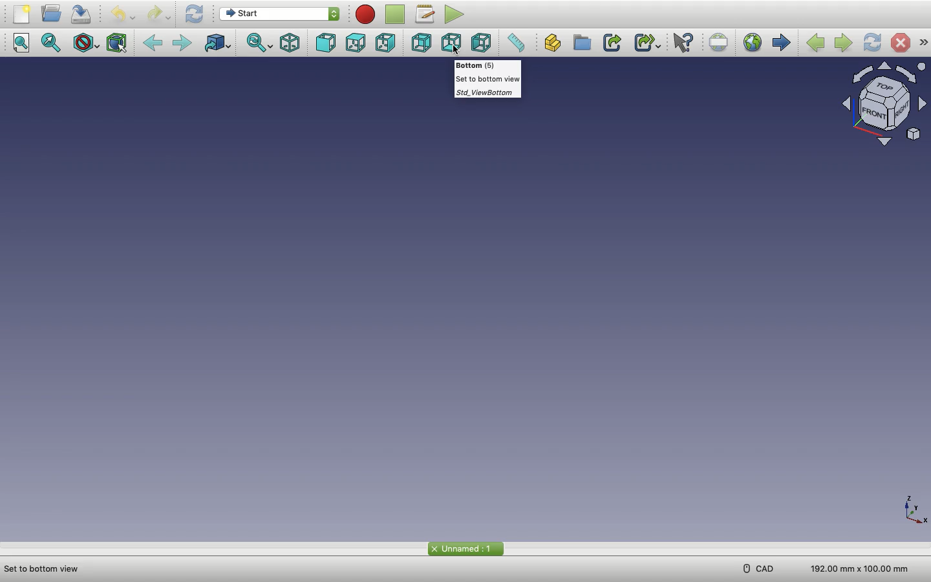 Image resolution: width=931 pixels, height=582 pixels. What do you see at coordinates (427, 16) in the screenshot?
I see `Macros` at bounding box center [427, 16].